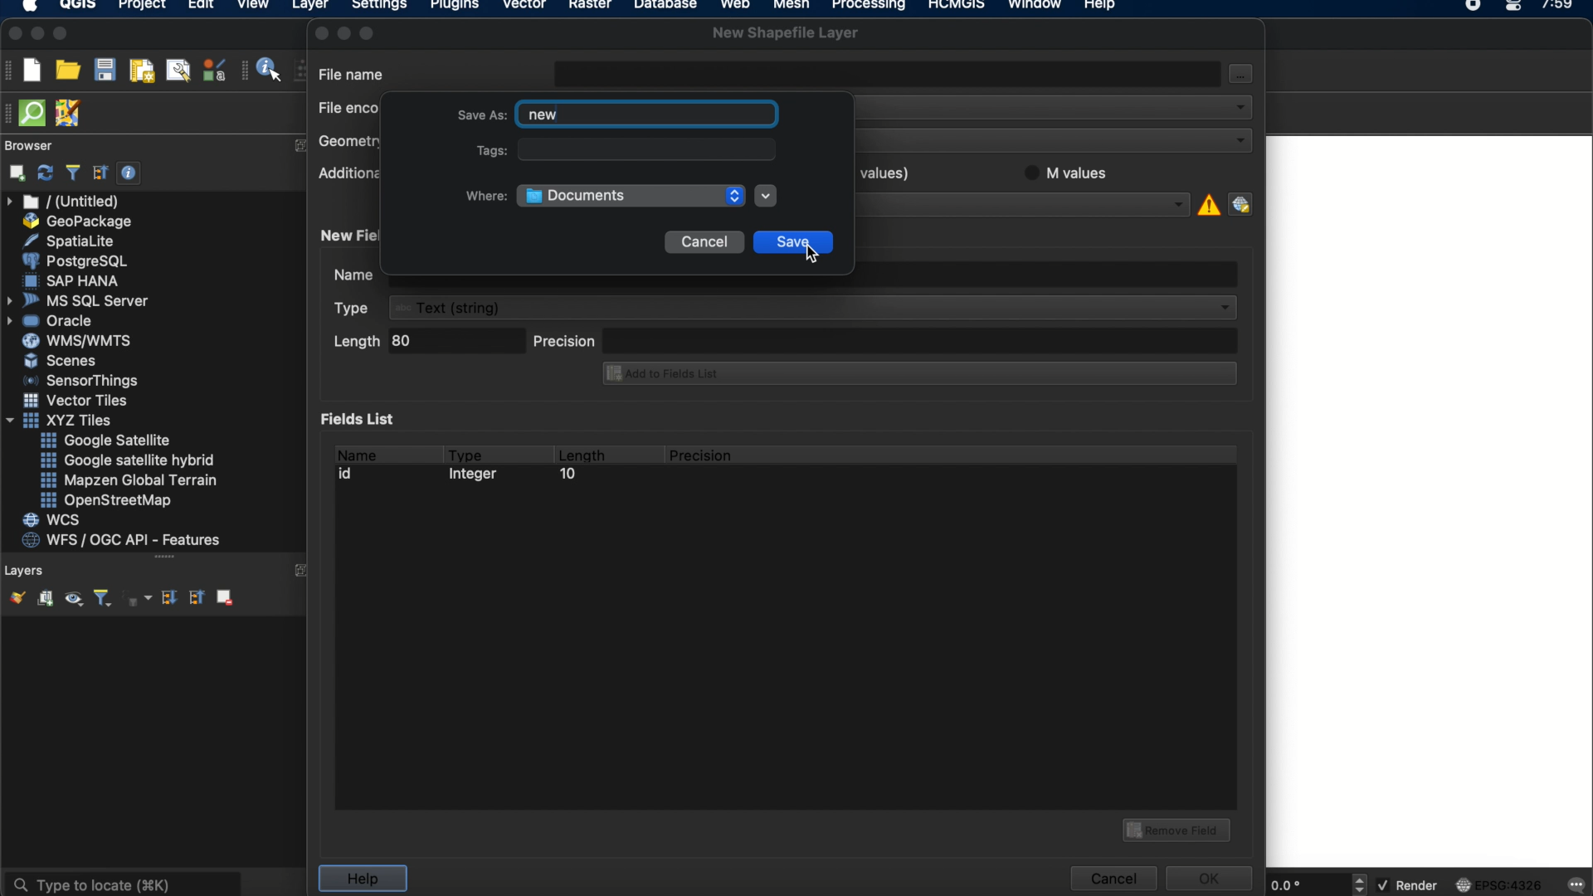  I want to click on filter browser, so click(72, 173).